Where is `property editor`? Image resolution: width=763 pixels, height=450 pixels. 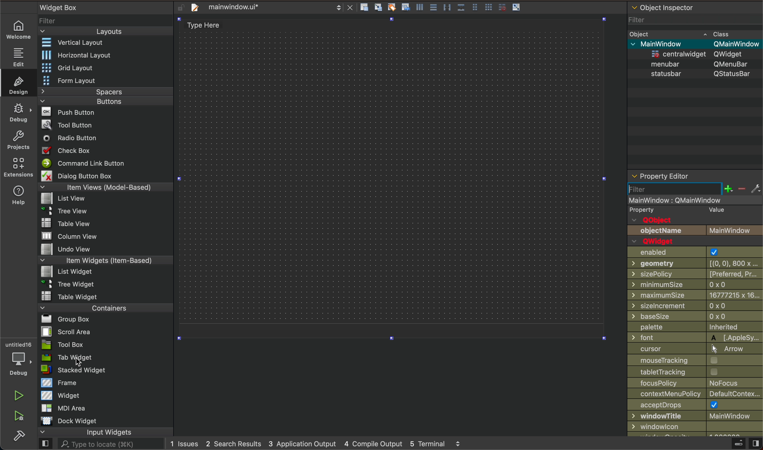 property editor is located at coordinates (688, 175).